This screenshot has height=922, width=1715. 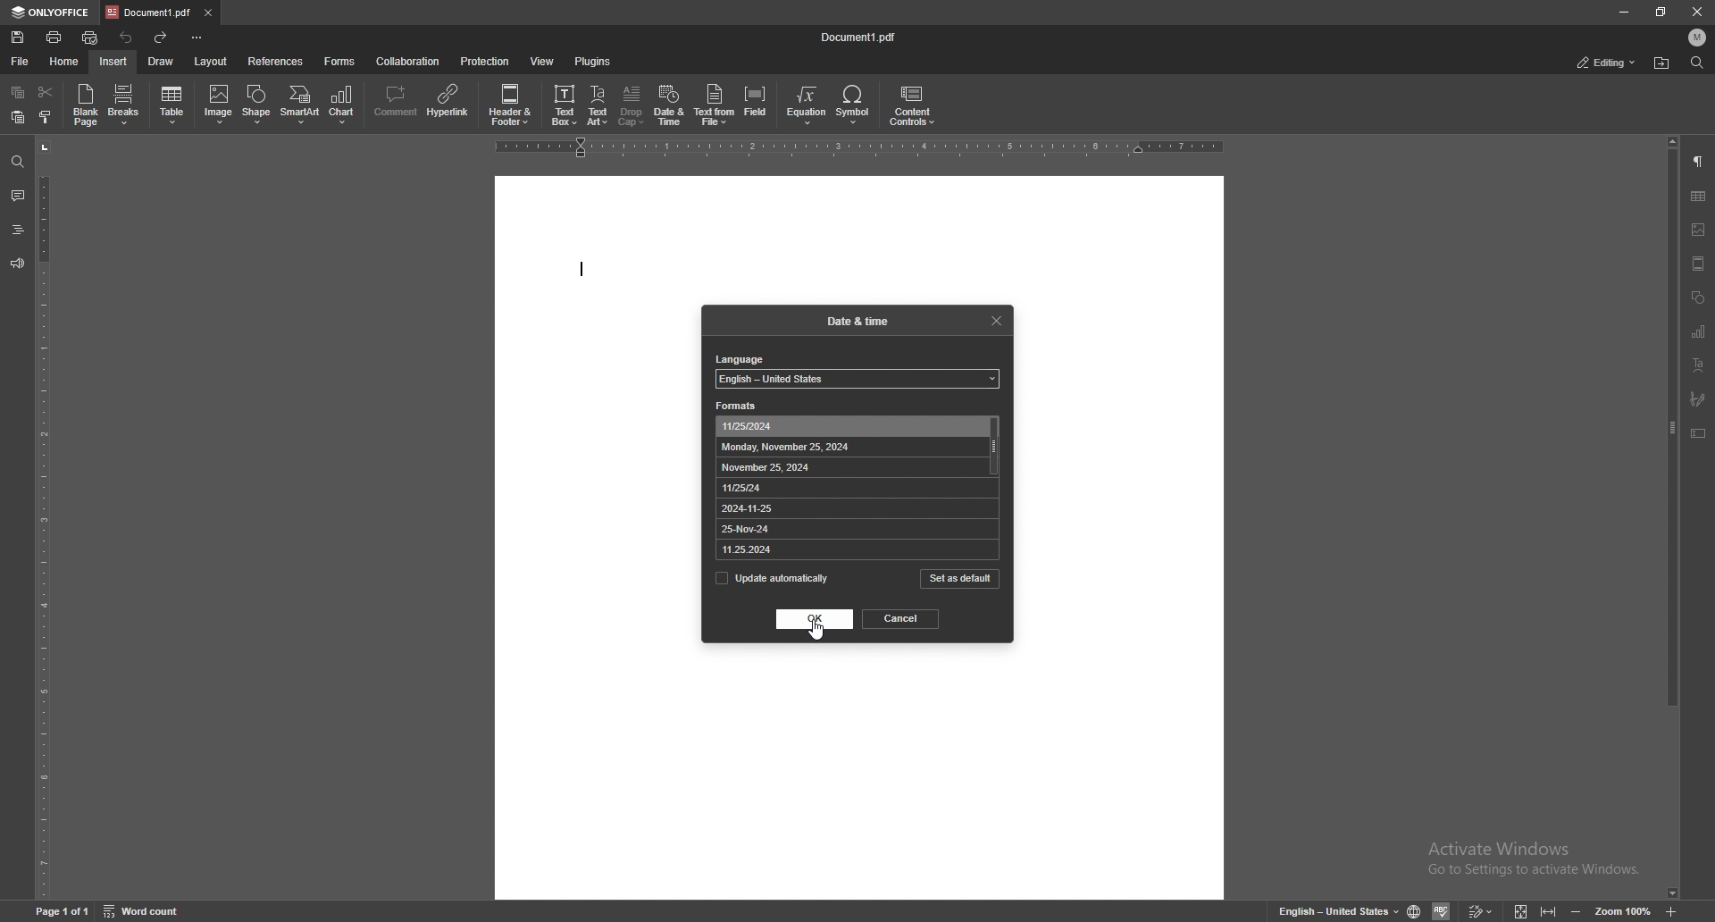 I want to click on print, so click(x=54, y=38).